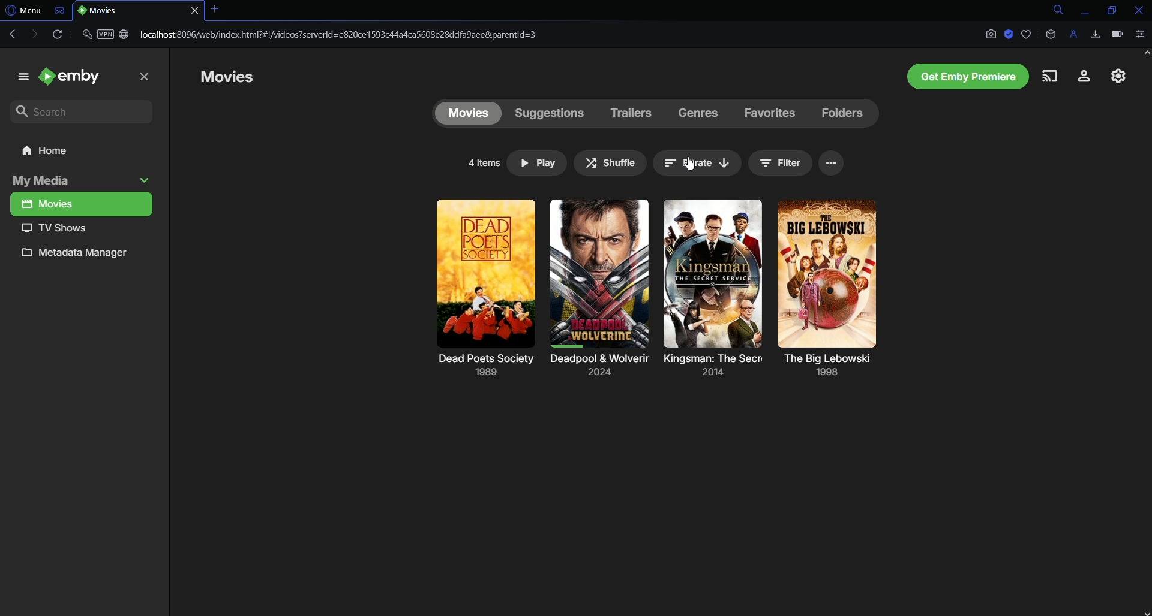  I want to click on Dead Poets Society, so click(484, 369).